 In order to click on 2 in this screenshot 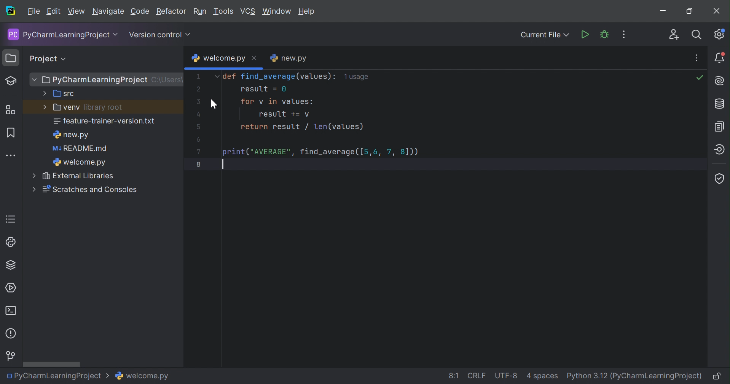, I will do `click(198, 91)`.